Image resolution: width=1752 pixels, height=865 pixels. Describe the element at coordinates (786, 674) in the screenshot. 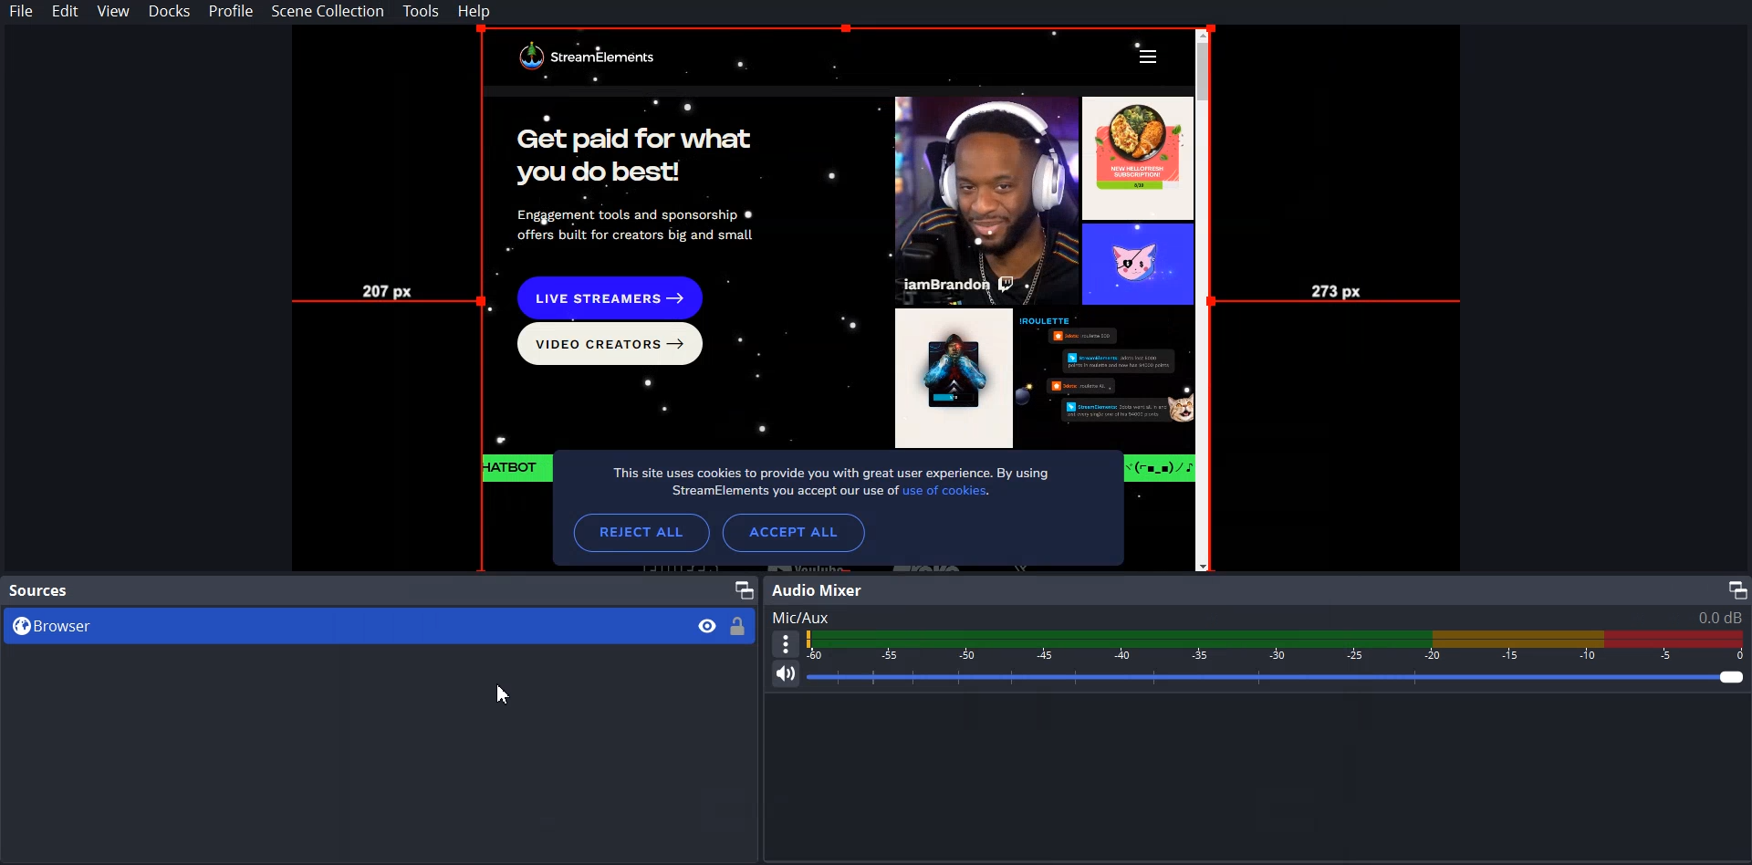

I see `Mute` at that location.